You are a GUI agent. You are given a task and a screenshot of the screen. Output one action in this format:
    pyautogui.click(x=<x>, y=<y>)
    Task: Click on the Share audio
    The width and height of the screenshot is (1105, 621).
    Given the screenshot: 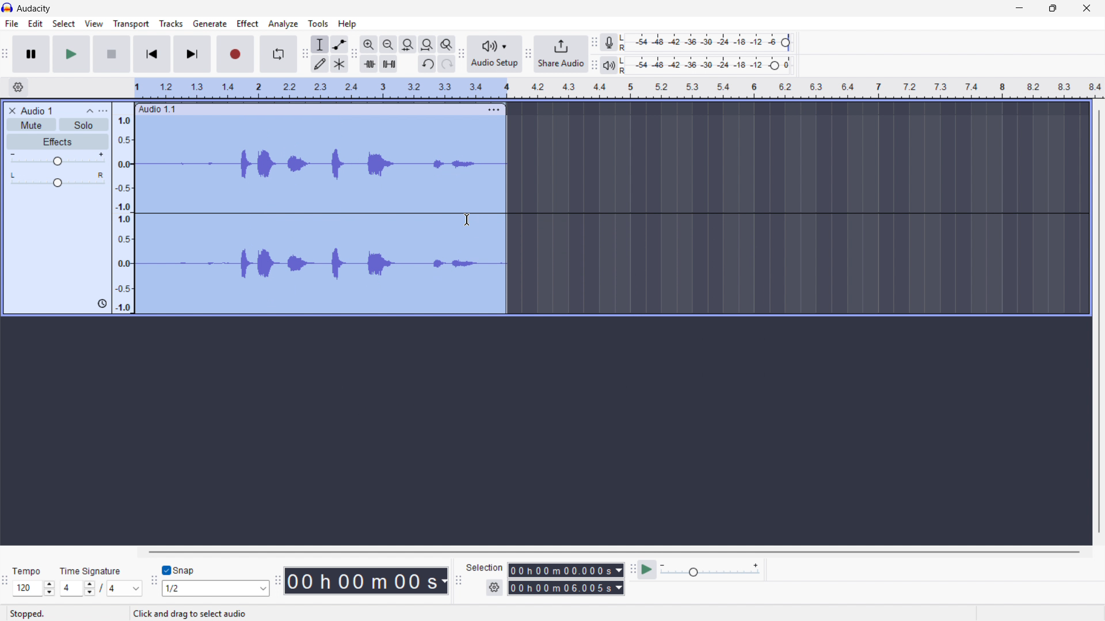 What is the action you would take?
    pyautogui.click(x=561, y=54)
    